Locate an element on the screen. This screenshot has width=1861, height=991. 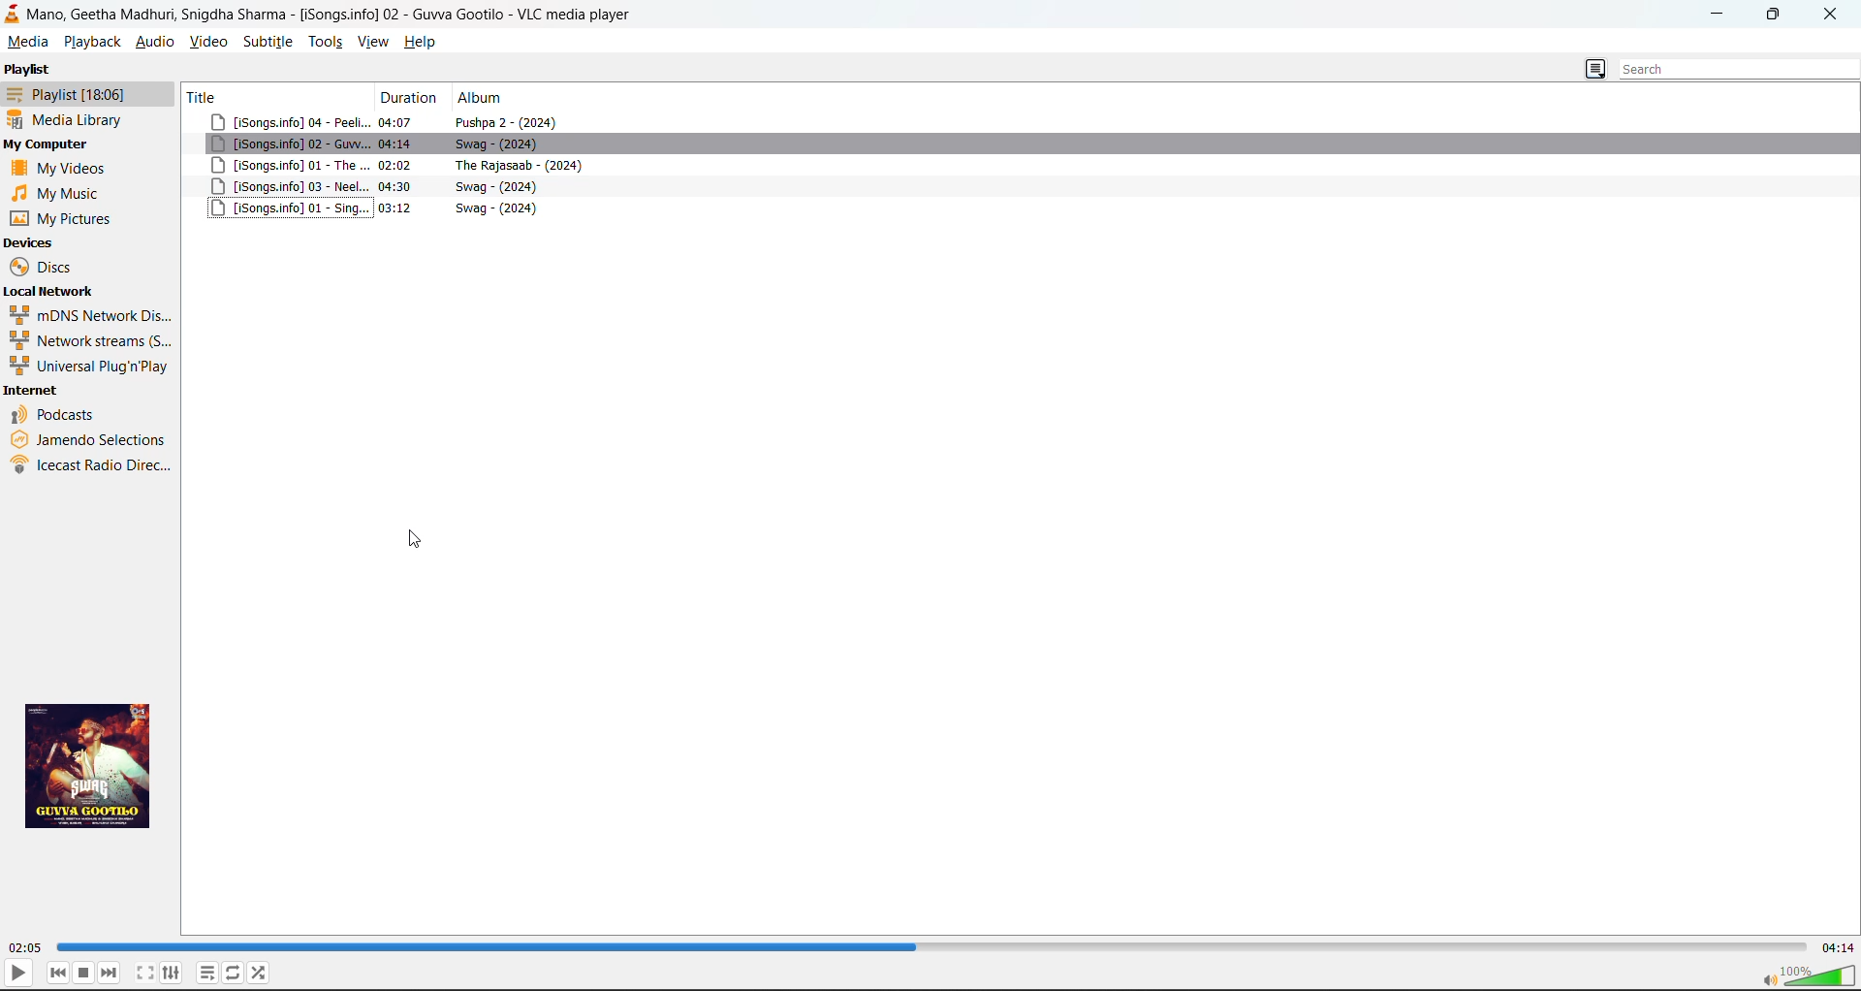
close is located at coordinates (1829, 16).